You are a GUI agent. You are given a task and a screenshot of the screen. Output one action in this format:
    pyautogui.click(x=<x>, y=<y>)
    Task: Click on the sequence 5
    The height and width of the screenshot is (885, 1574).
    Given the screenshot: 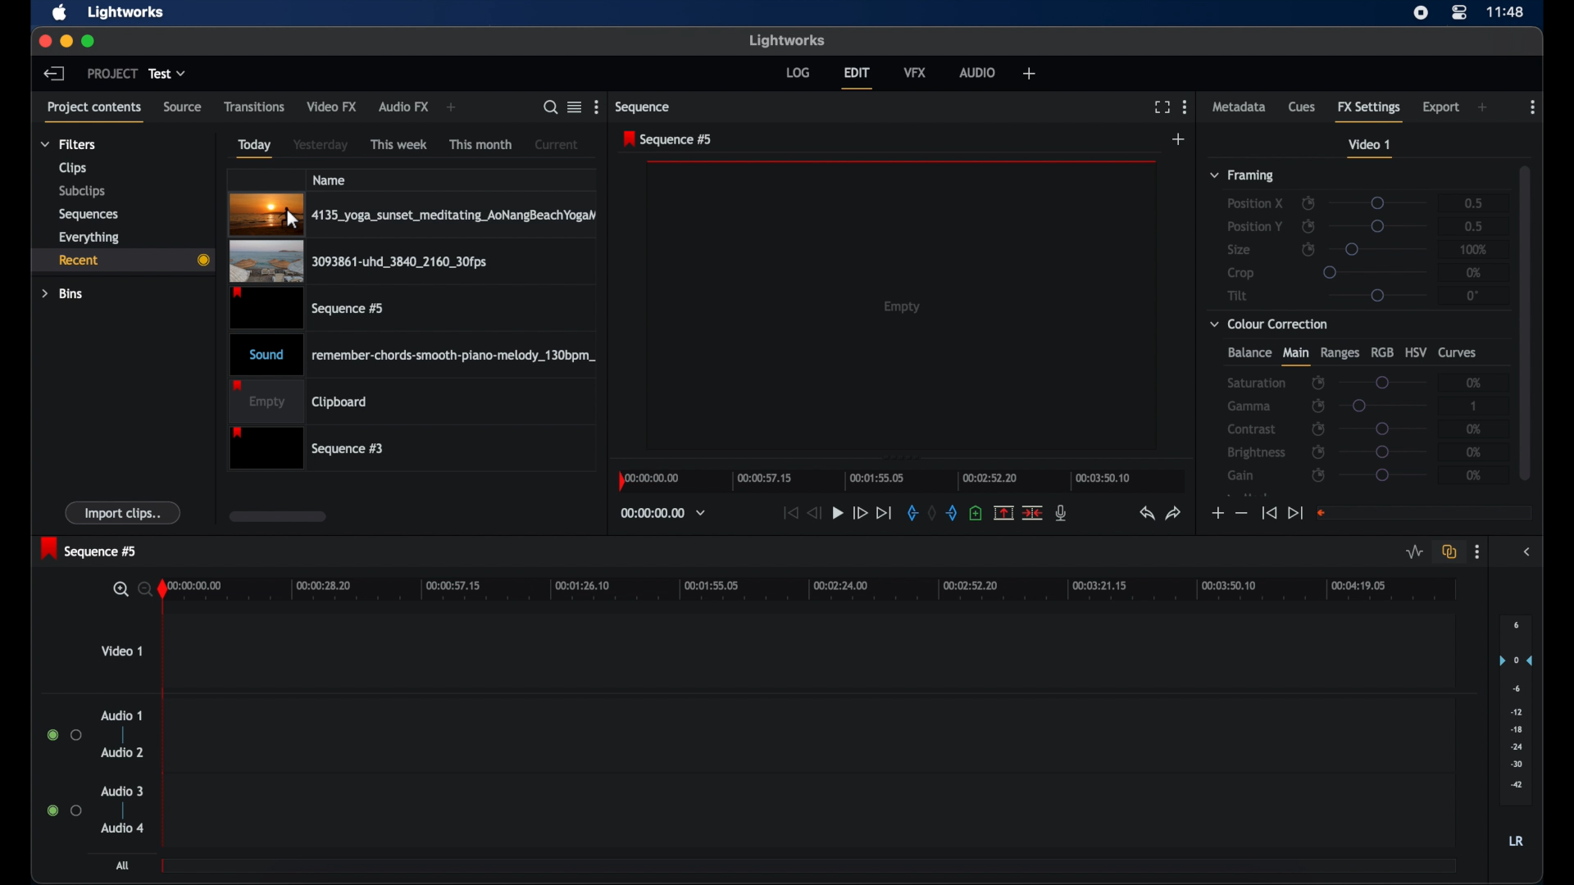 What is the action you would take?
    pyautogui.click(x=89, y=548)
    